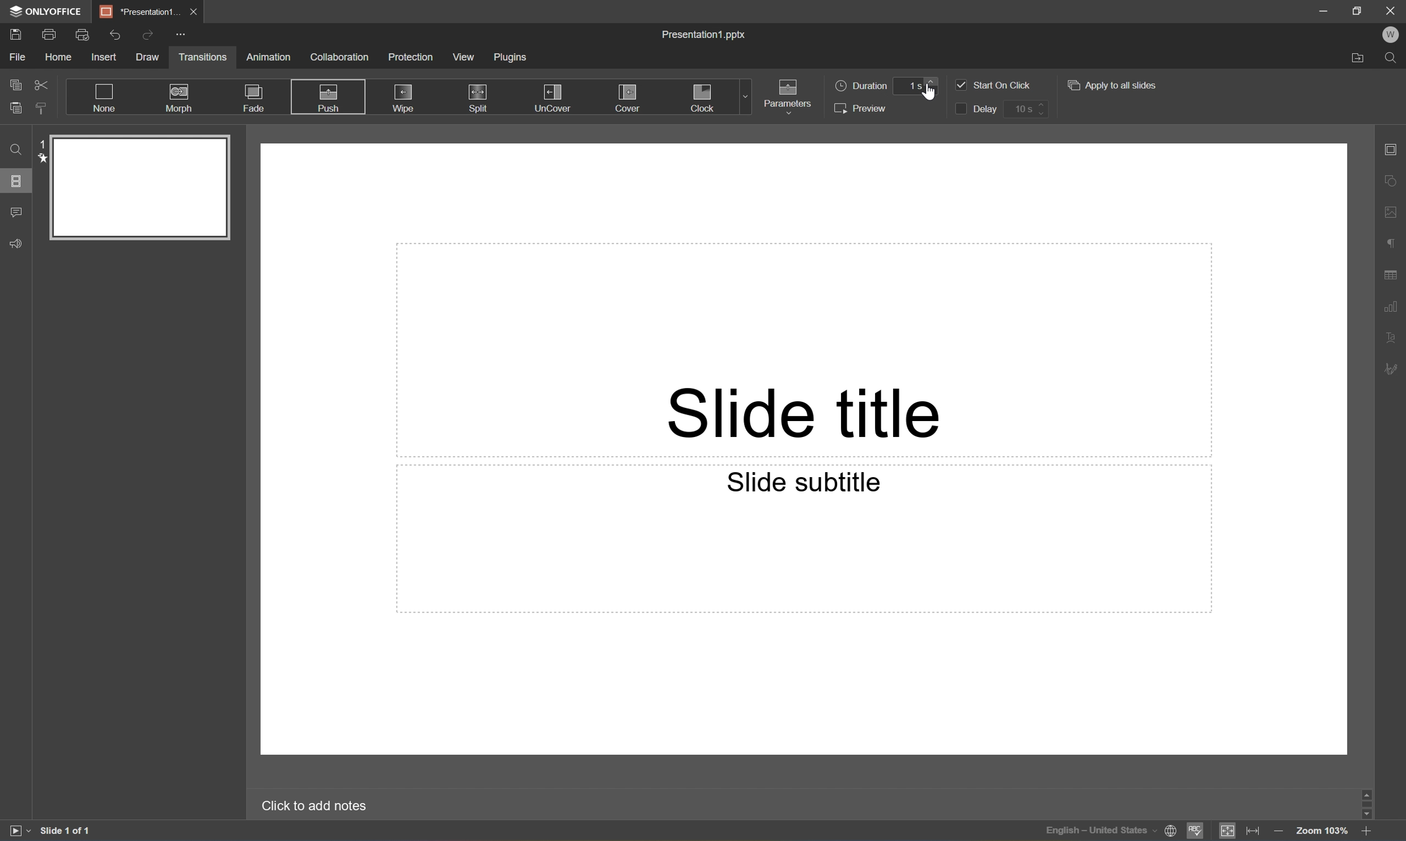  Describe the element at coordinates (1392, 214) in the screenshot. I see `Image settings` at that location.